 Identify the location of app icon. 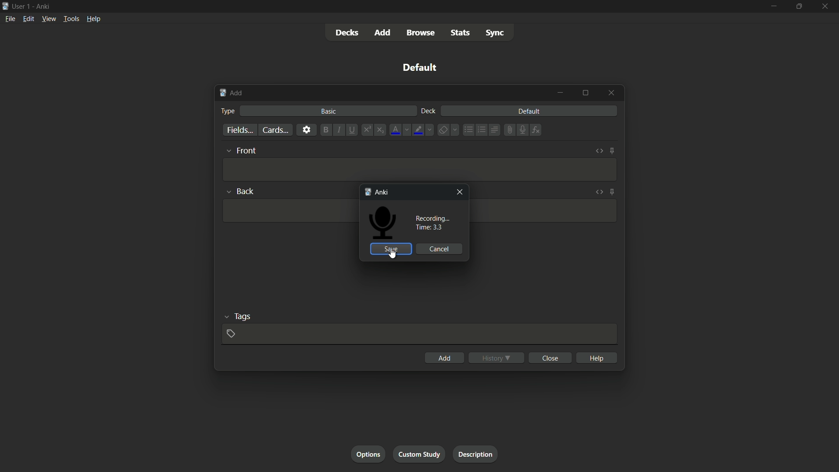
(5, 5).